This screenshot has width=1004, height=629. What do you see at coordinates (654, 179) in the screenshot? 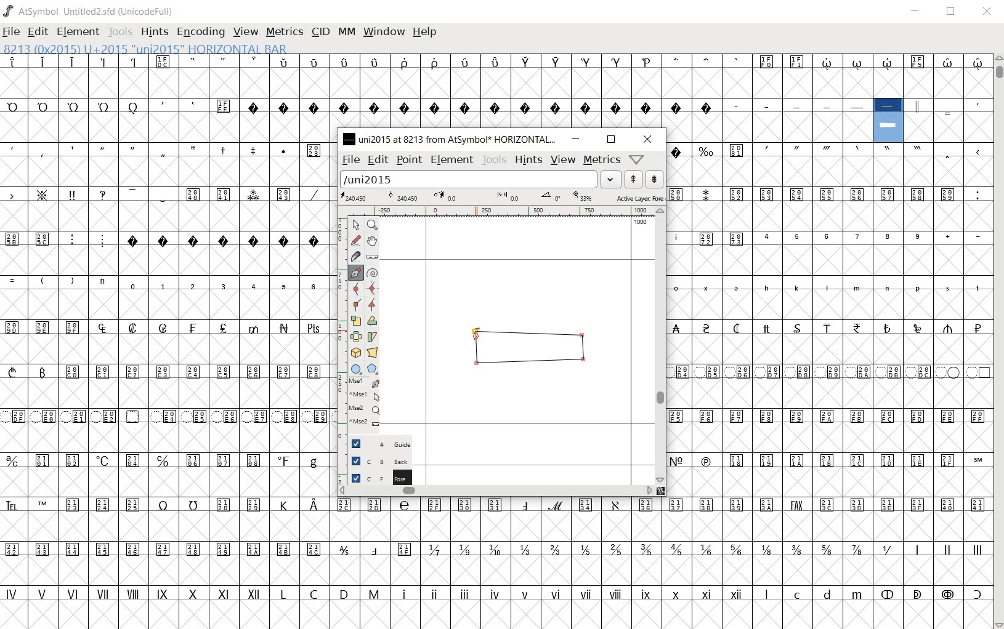
I see `show the previous word on the list` at bounding box center [654, 179].